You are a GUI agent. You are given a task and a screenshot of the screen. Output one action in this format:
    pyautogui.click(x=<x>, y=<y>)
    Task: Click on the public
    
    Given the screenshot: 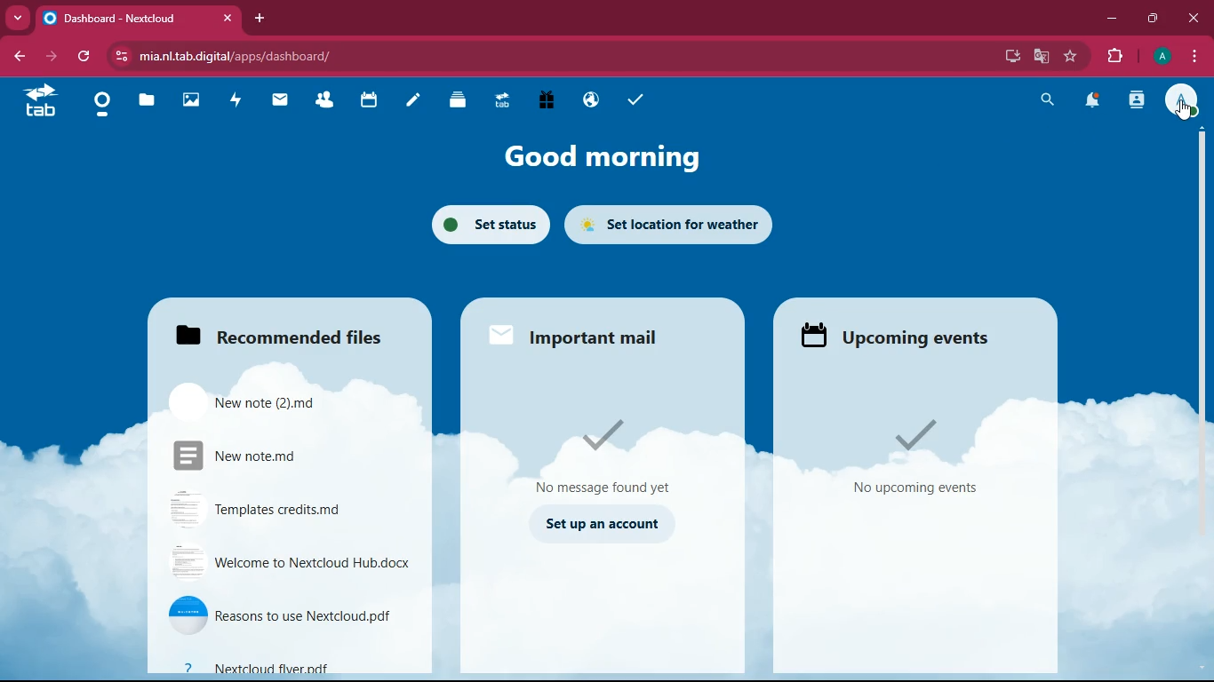 What is the action you would take?
    pyautogui.click(x=589, y=99)
    